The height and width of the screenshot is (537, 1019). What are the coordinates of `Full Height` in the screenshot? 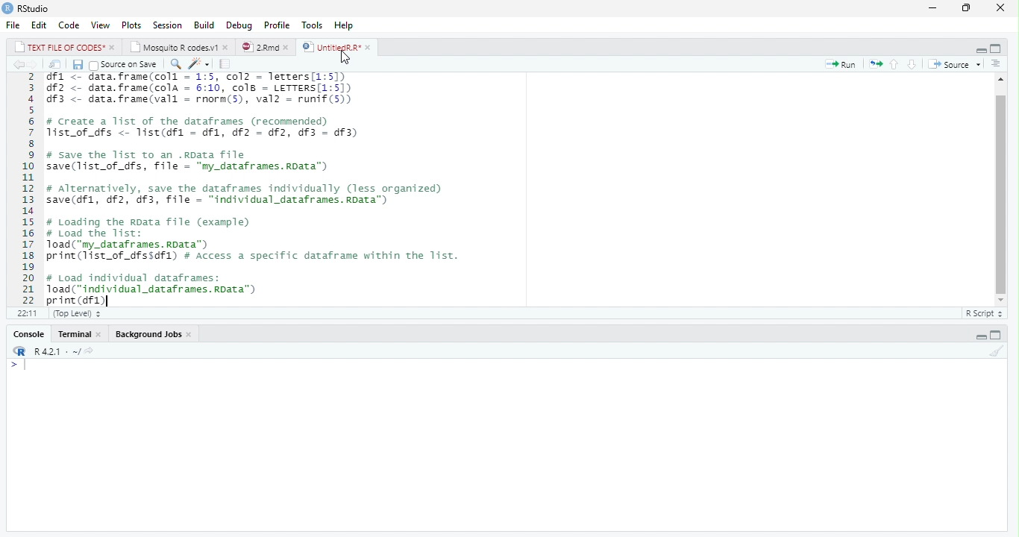 It's located at (998, 48).